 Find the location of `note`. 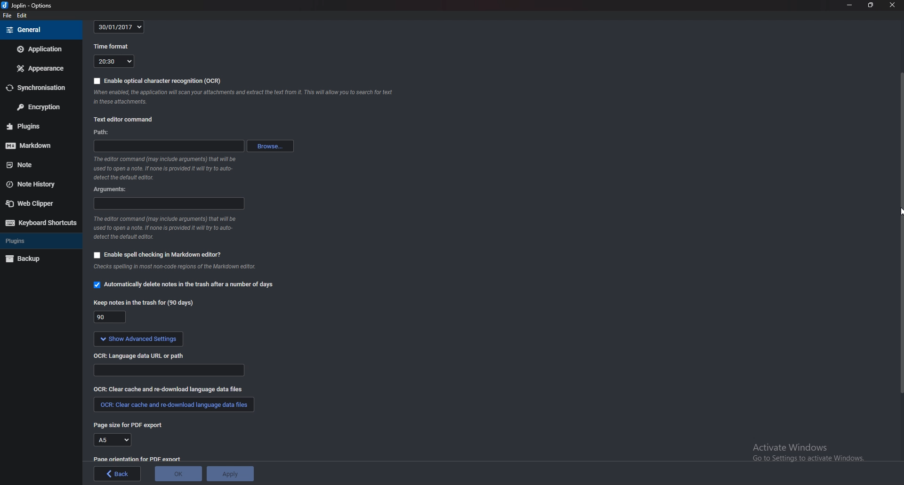

note is located at coordinates (32, 165).